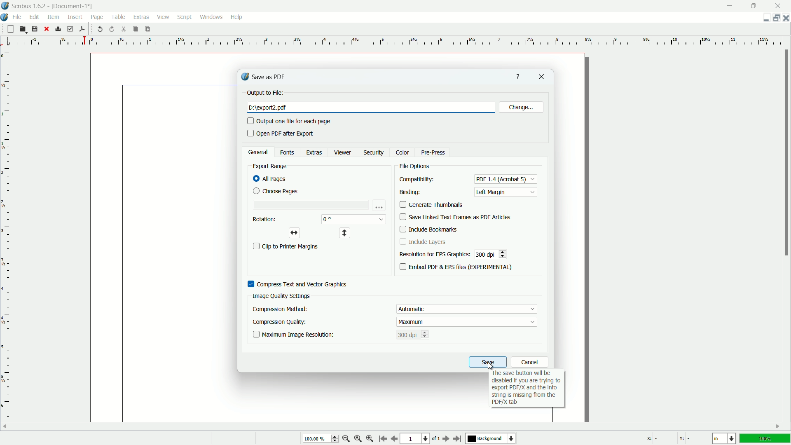  What do you see at coordinates (432, 153) in the screenshot?
I see `pre press` at bounding box center [432, 153].